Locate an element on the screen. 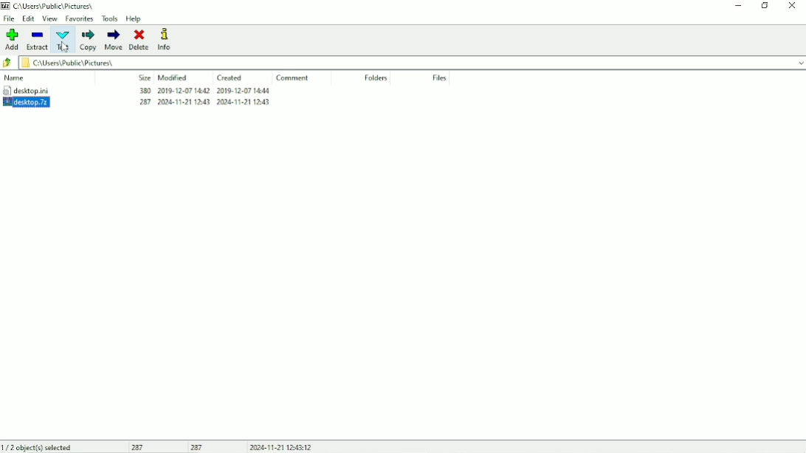 This screenshot has width=806, height=453. Modified is located at coordinates (173, 77).